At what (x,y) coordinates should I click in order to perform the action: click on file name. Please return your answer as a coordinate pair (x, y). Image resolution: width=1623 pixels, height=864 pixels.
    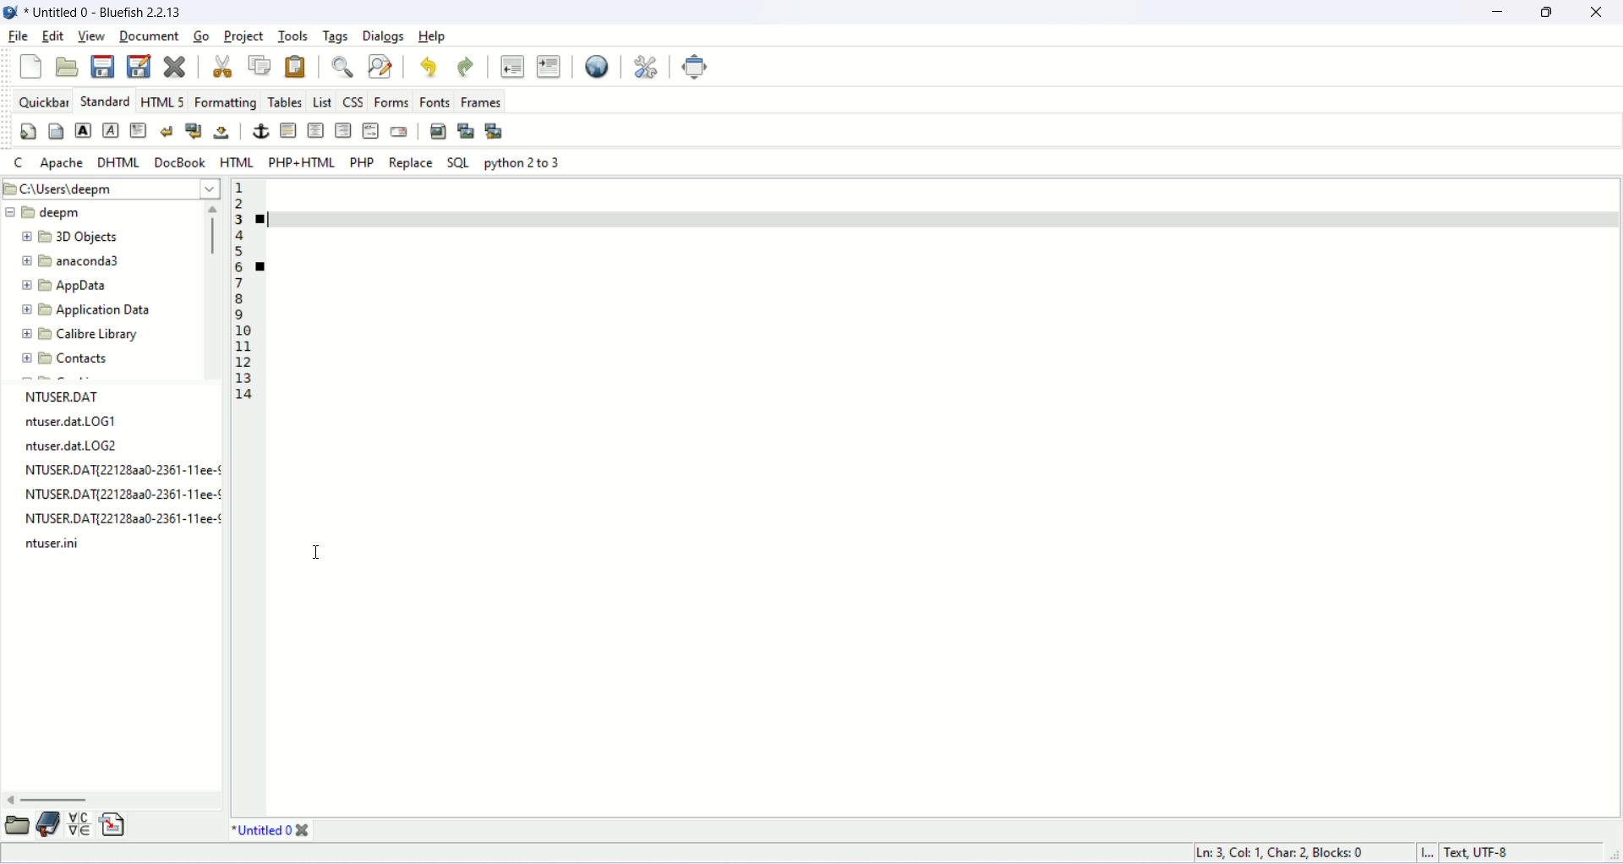
    Looking at the image, I should click on (119, 475).